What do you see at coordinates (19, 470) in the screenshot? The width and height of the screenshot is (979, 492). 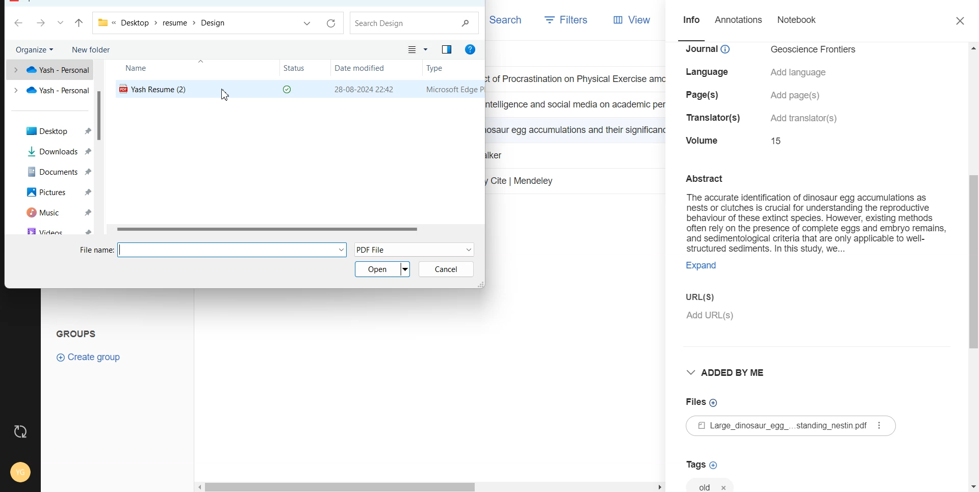 I see `Account` at bounding box center [19, 470].